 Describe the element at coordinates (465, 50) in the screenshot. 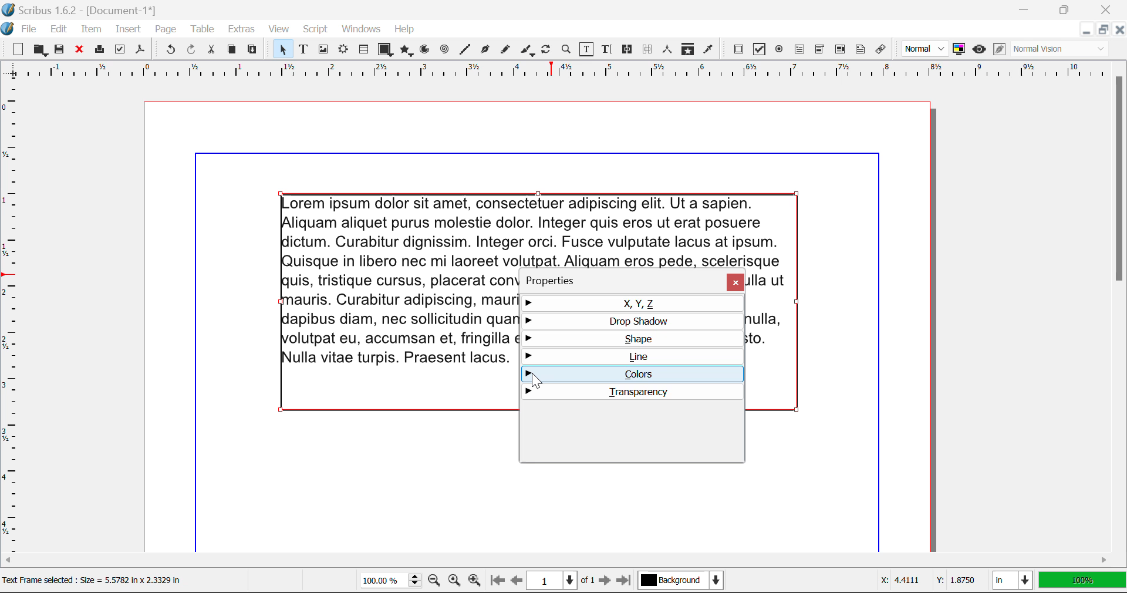

I see `Line` at that location.